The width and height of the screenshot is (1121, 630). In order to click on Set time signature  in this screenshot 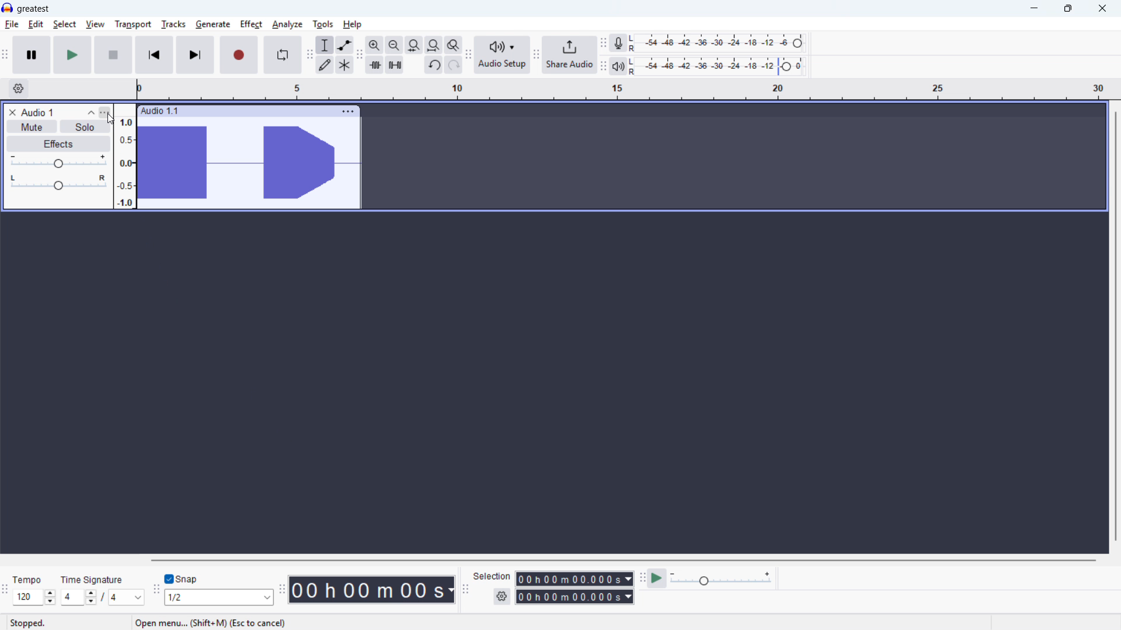, I will do `click(101, 597)`.